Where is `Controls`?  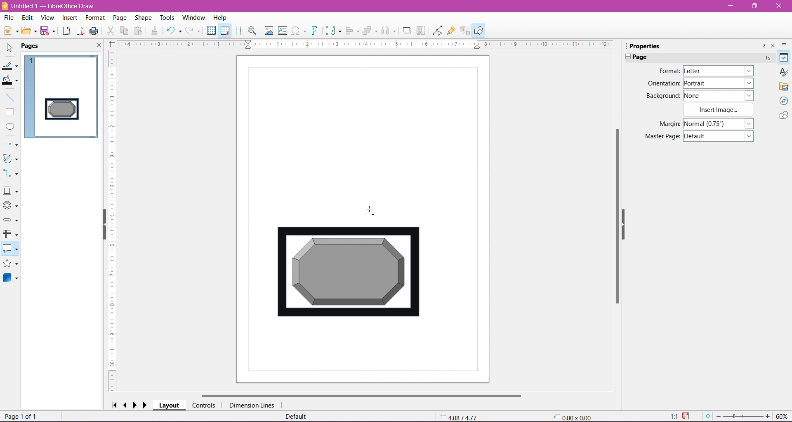
Controls is located at coordinates (204, 405).